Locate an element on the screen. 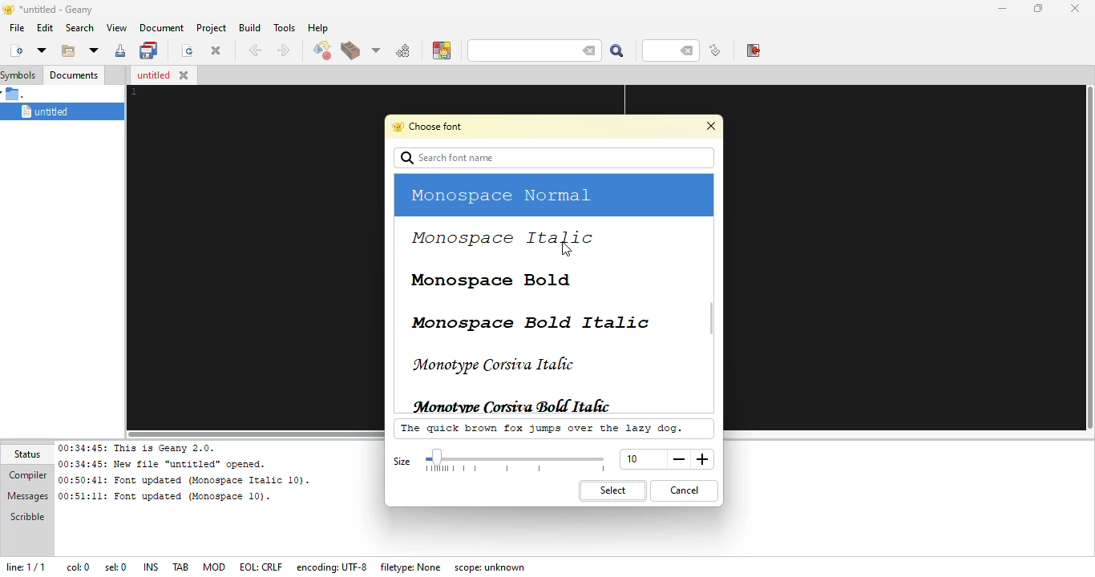 This screenshot has height=577, width=1095. color is located at coordinates (441, 50).